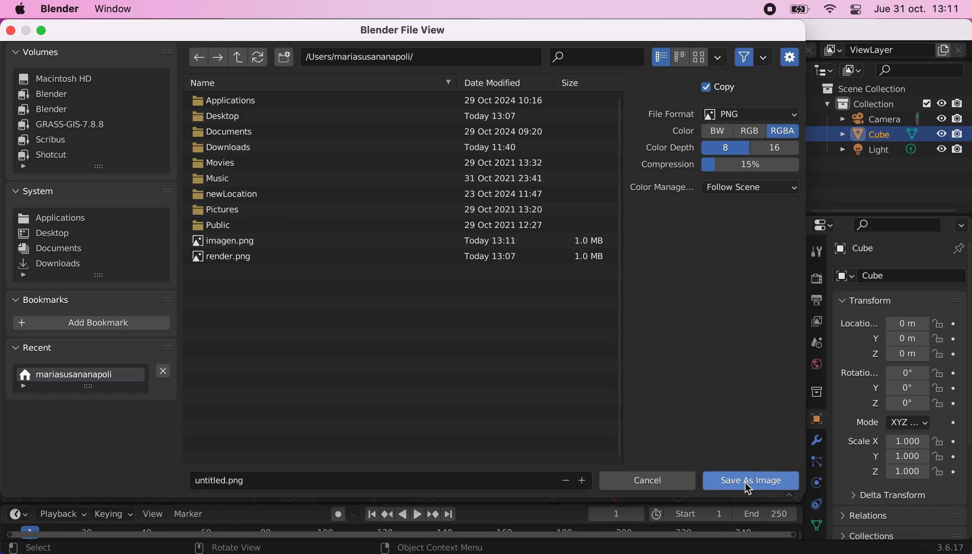 This screenshot has height=554, width=972. What do you see at coordinates (728, 131) in the screenshot?
I see `color` at bounding box center [728, 131].